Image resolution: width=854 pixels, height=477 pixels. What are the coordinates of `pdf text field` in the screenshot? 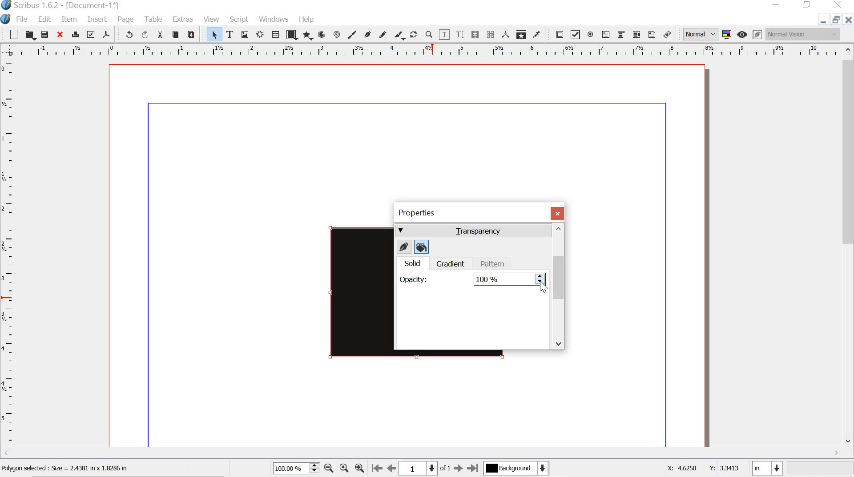 It's located at (606, 34).